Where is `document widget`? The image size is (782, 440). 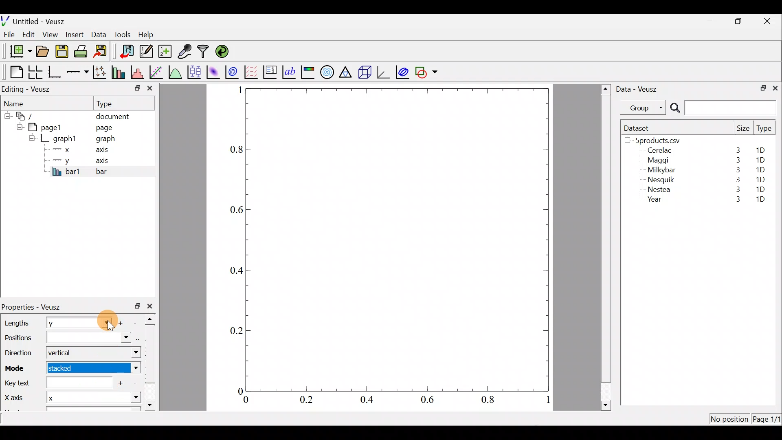 document widget is located at coordinates (29, 115).